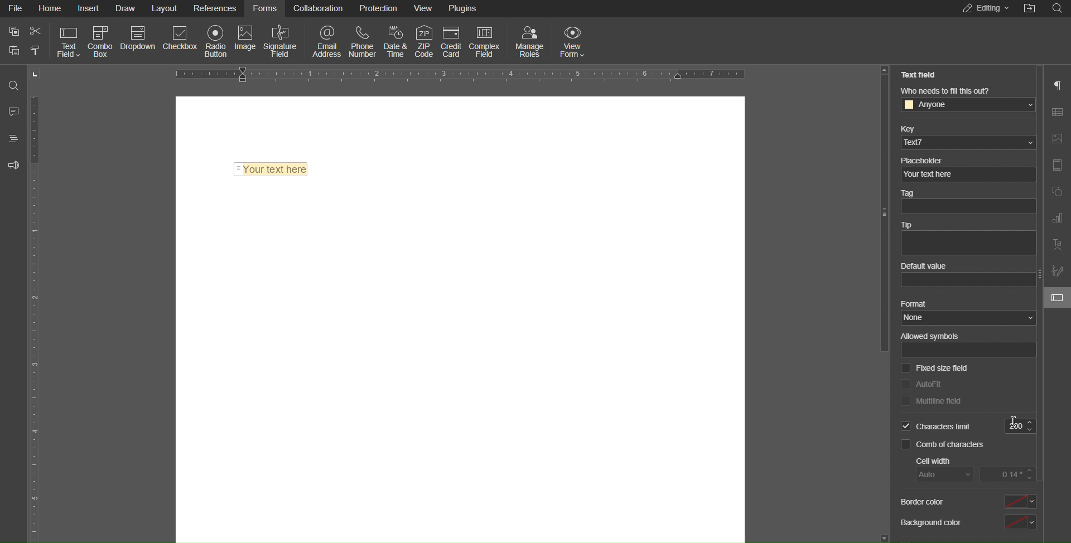 The image size is (1071, 543). I want to click on Search, so click(12, 81).